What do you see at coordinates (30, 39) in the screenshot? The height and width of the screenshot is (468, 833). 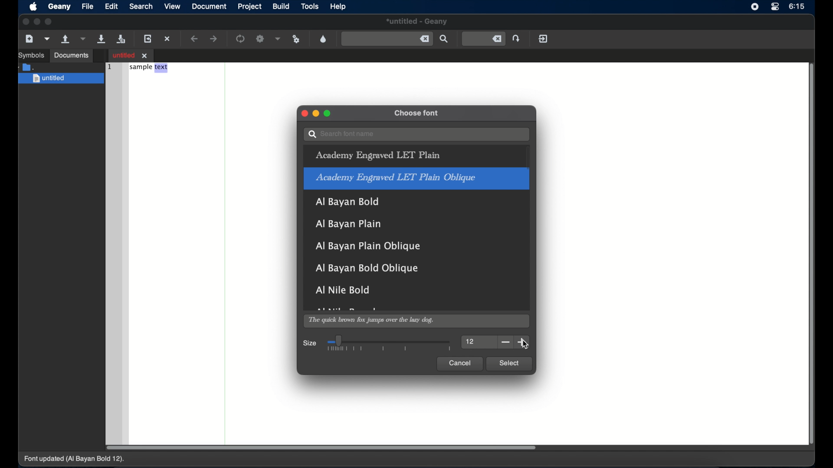 I see `create a new file` at bounding box center [30, 39].